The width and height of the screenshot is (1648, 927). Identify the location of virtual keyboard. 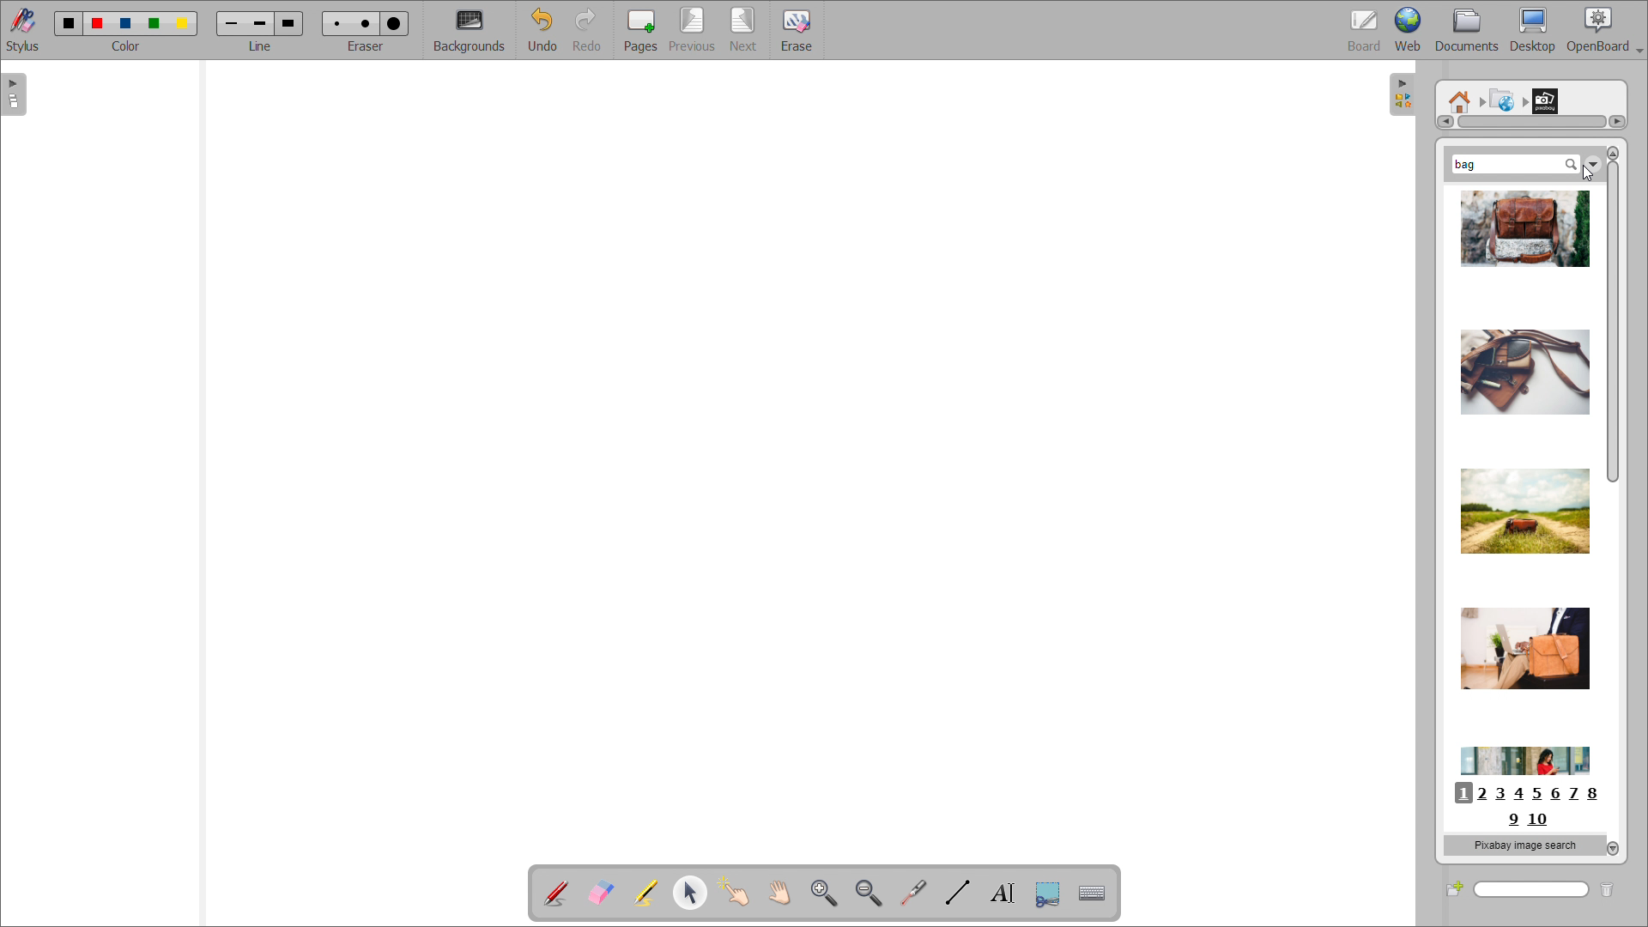
(1093, 894).